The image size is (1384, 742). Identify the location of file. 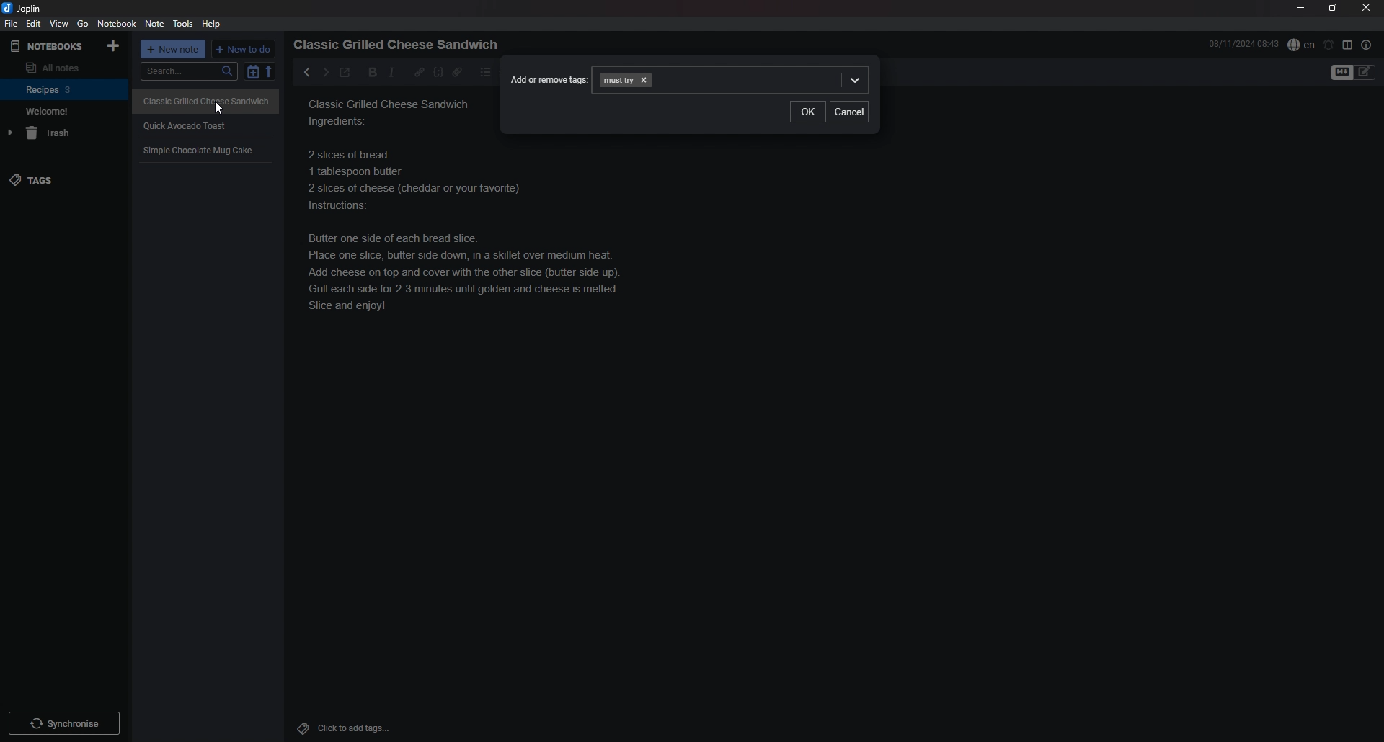
(10, 24).